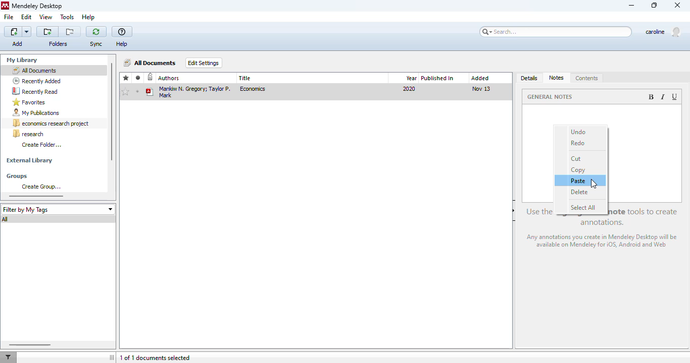 Image resolution: width=690 pixels, height=363 pixels. What do you see at coordinates (137, 91) in the screenshot?
I see `unread` at bounding box center [137, 91].